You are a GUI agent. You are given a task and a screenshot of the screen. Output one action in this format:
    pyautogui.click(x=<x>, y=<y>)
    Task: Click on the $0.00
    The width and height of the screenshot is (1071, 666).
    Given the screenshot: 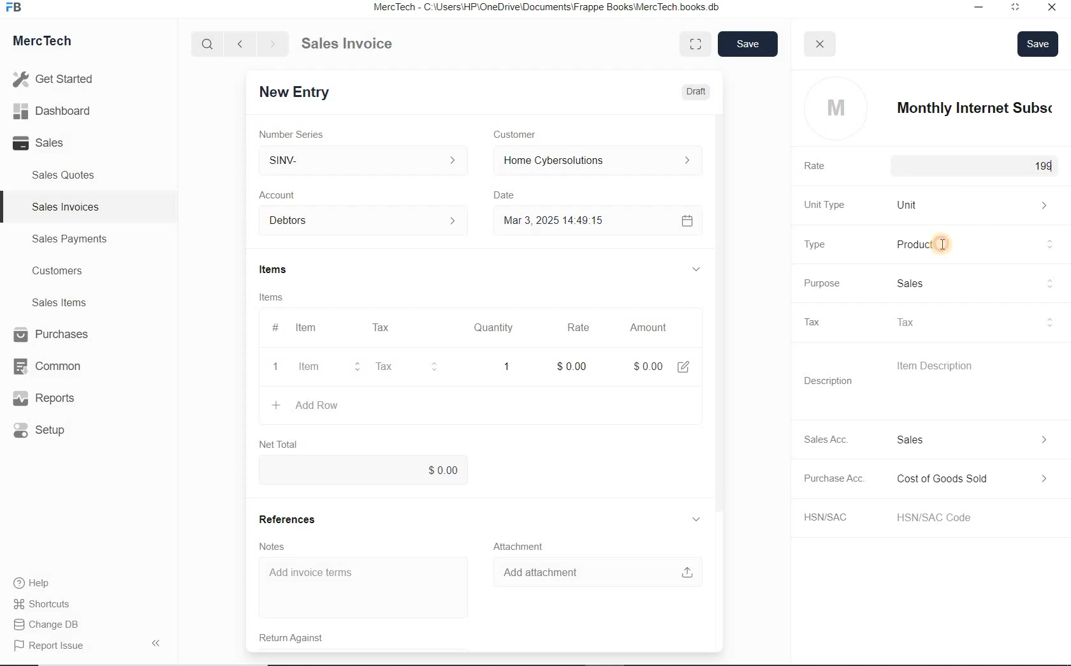 What is the action you would take?
    pyautogui.click(x=364, y=470)
    